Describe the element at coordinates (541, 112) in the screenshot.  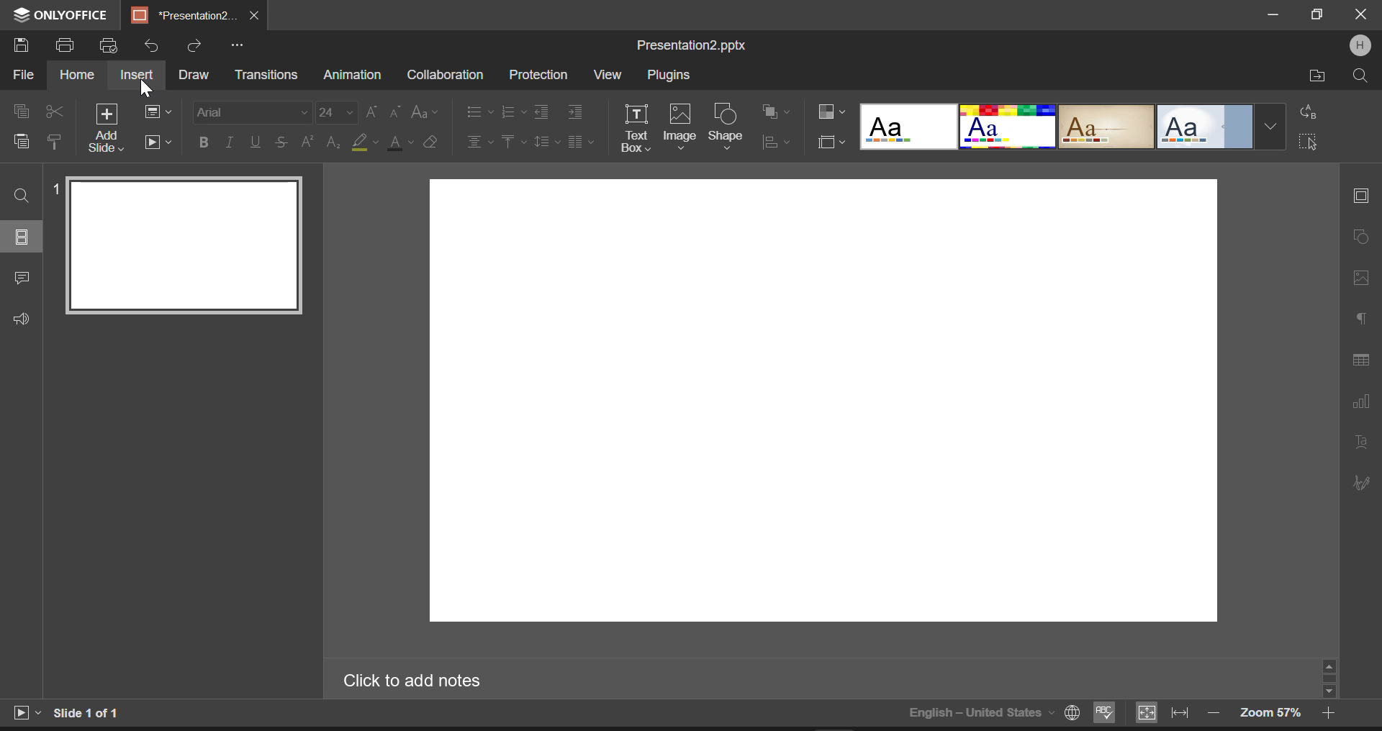
I see `Decrease Indent` at that location.